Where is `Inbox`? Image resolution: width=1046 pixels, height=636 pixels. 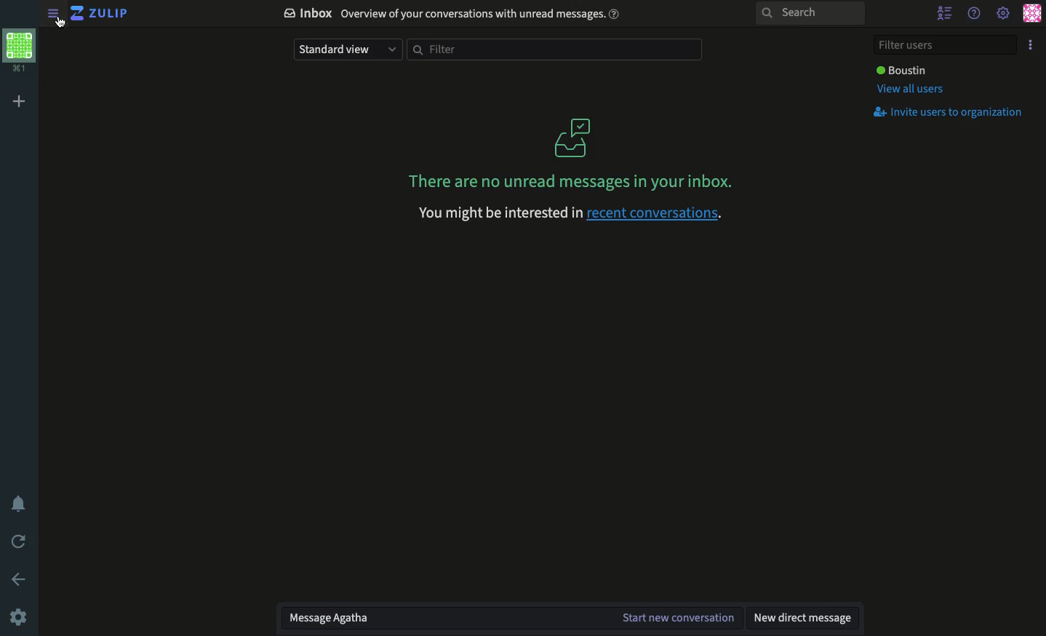
Inbox is located at coordinates (455, 15).